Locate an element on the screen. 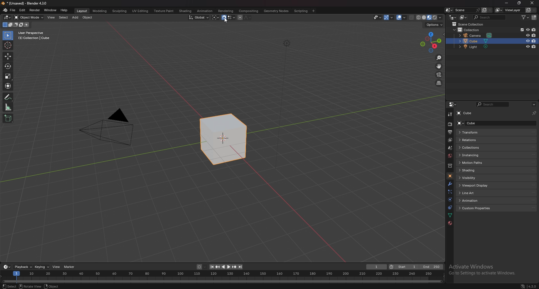 This screenshot has height=289, width=539. add cube is located at coordinates (8, 118).